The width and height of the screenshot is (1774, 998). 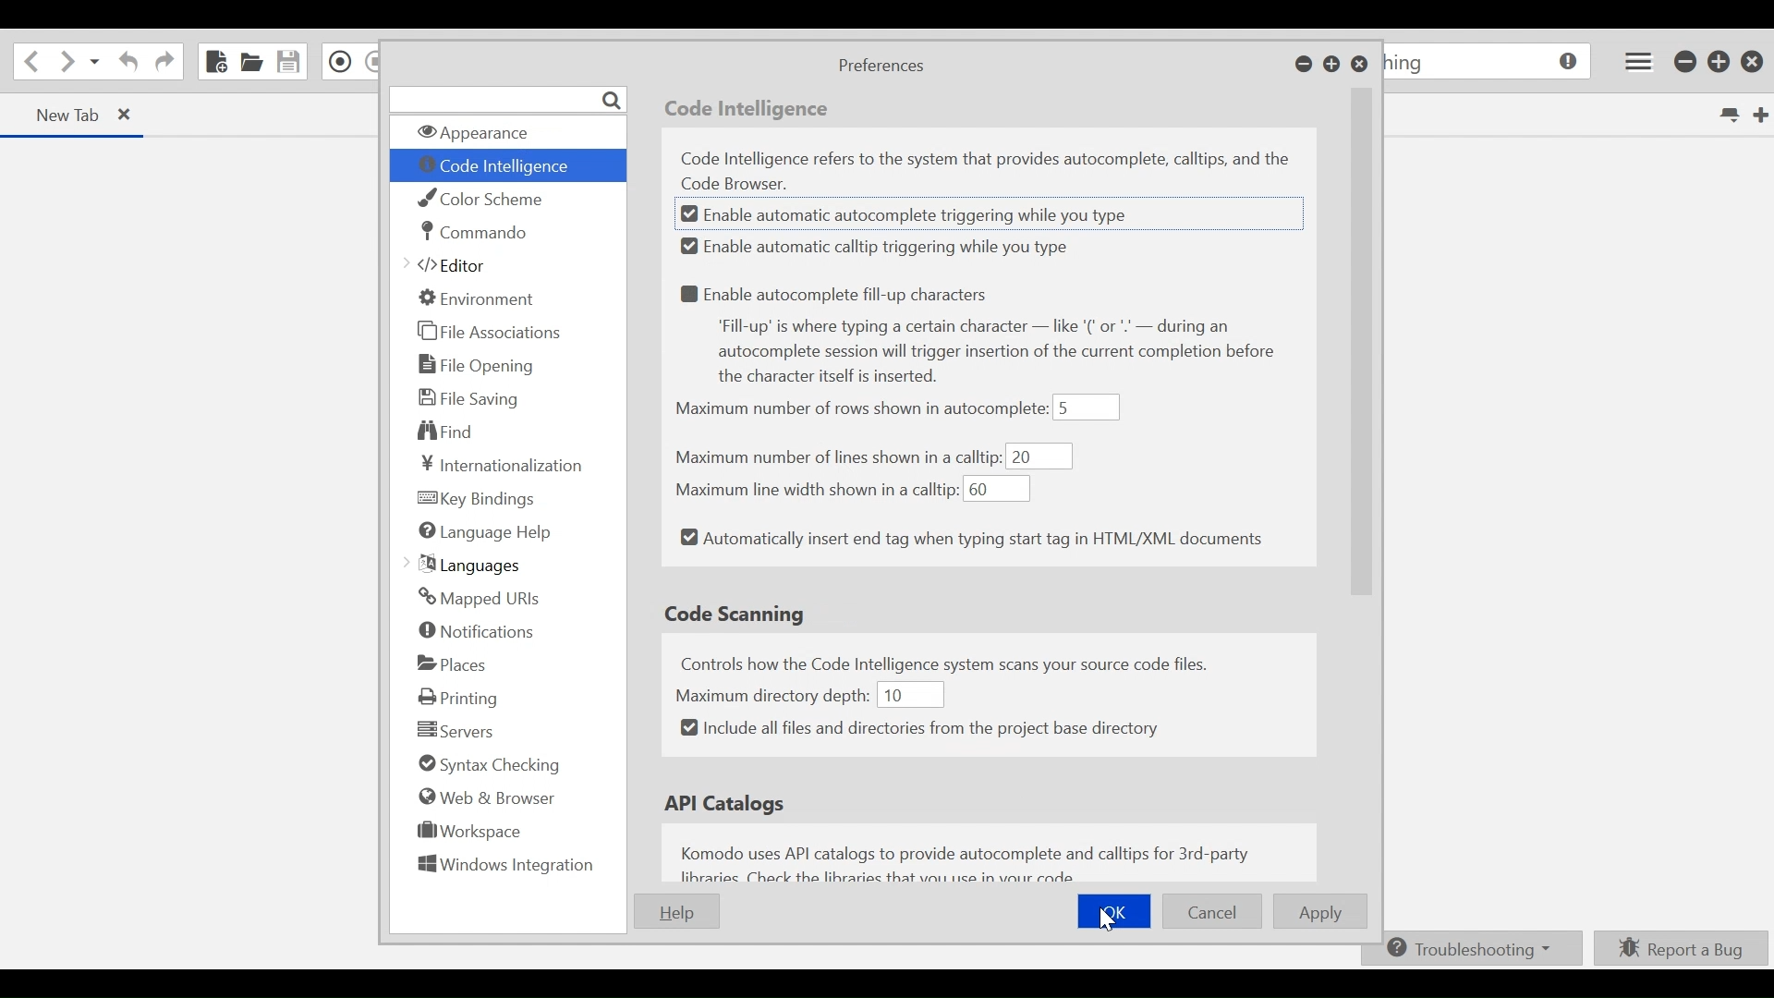 What do you see at coordinates (501, 168) in the screenshot?
I see `Code Intelligence` at bounding box center [501, 168].